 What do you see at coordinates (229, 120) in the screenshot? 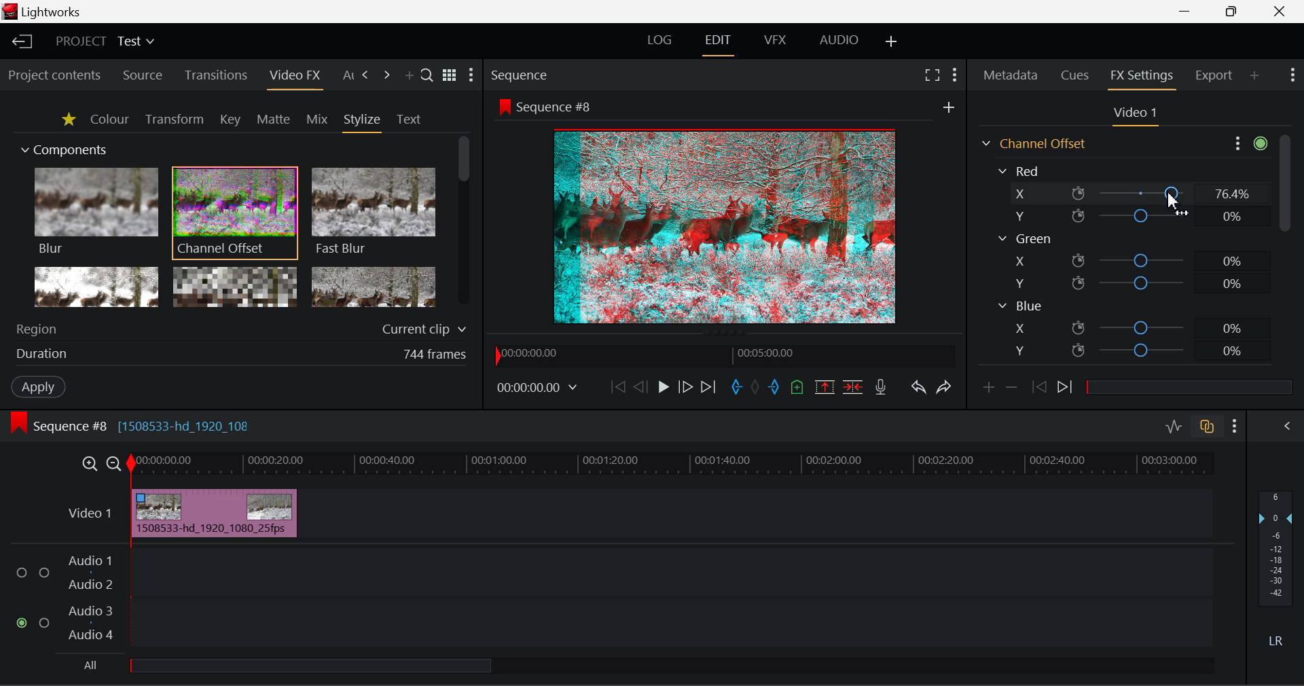
I see `Key` at bounding box center [229, 120].